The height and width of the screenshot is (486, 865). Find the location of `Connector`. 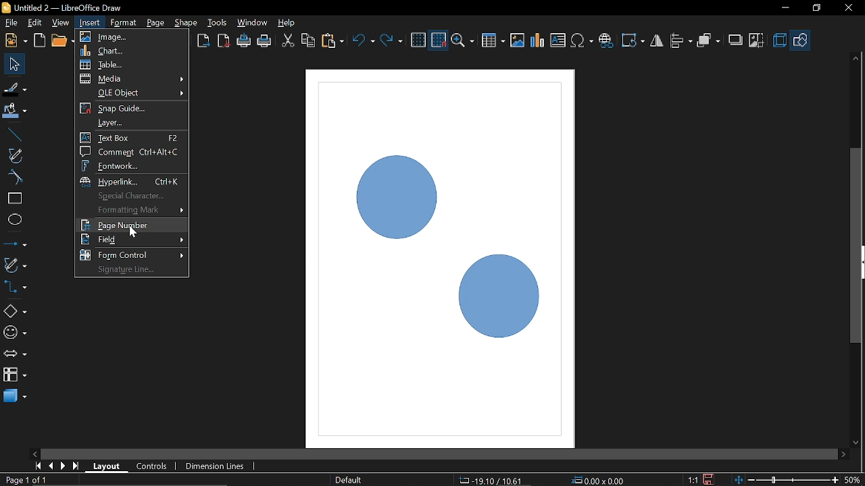

Connector is located at coordinates (15, 286).